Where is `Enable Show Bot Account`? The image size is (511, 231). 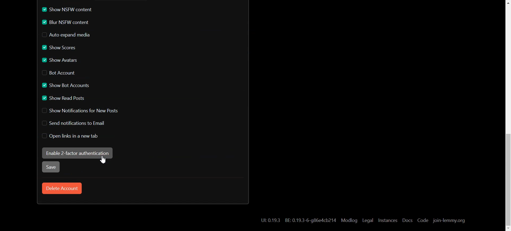
Enable Show Bot Account is located at coordinates (67, 84).